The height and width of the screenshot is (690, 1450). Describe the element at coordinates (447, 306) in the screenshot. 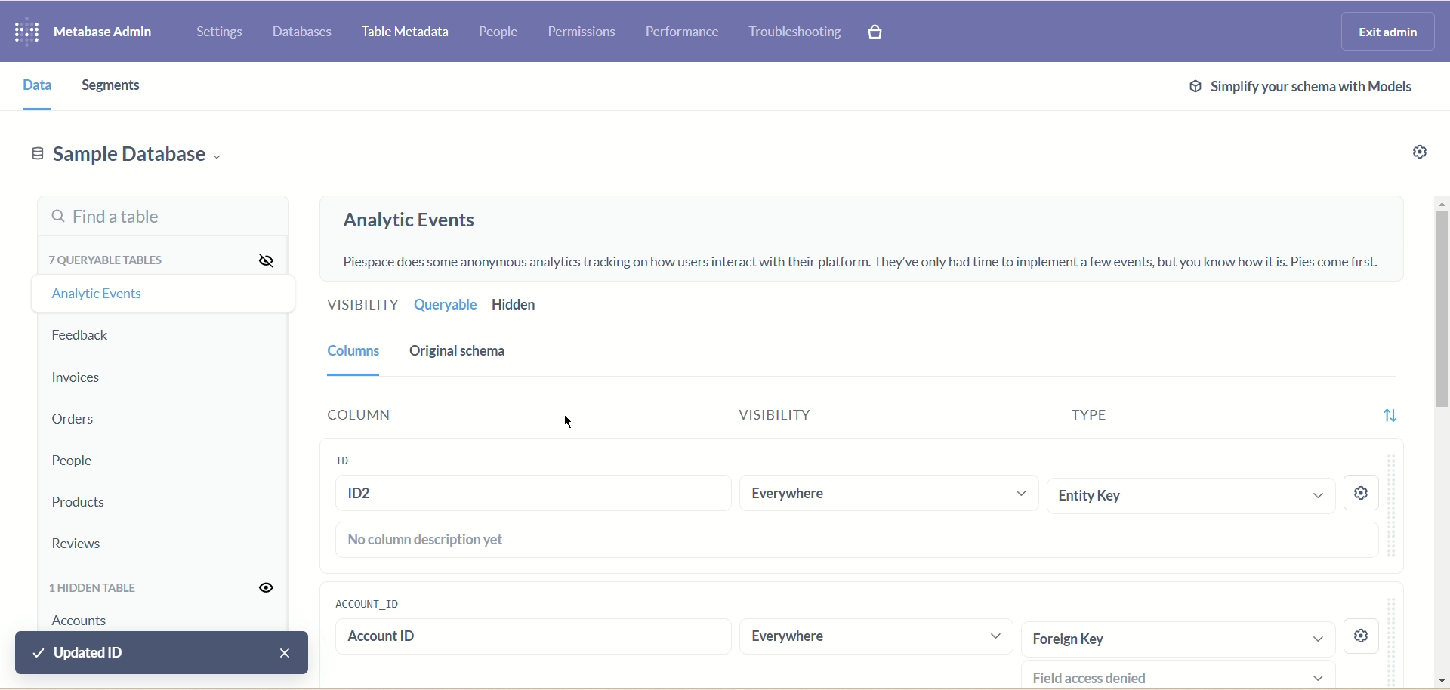

I see `Queryable` at that location.